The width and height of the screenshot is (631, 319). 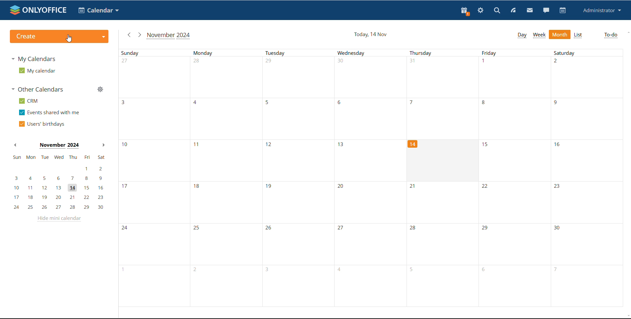 I want to click on month view, so click(x=559, y=34).